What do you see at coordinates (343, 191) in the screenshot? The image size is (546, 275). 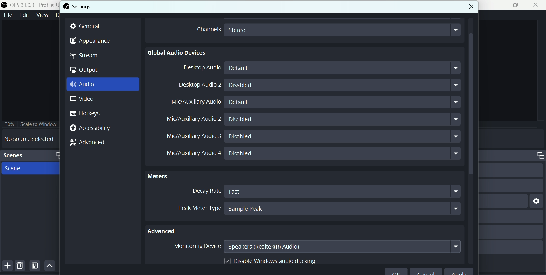 I see `Fast` at bounding box center [343, 191].